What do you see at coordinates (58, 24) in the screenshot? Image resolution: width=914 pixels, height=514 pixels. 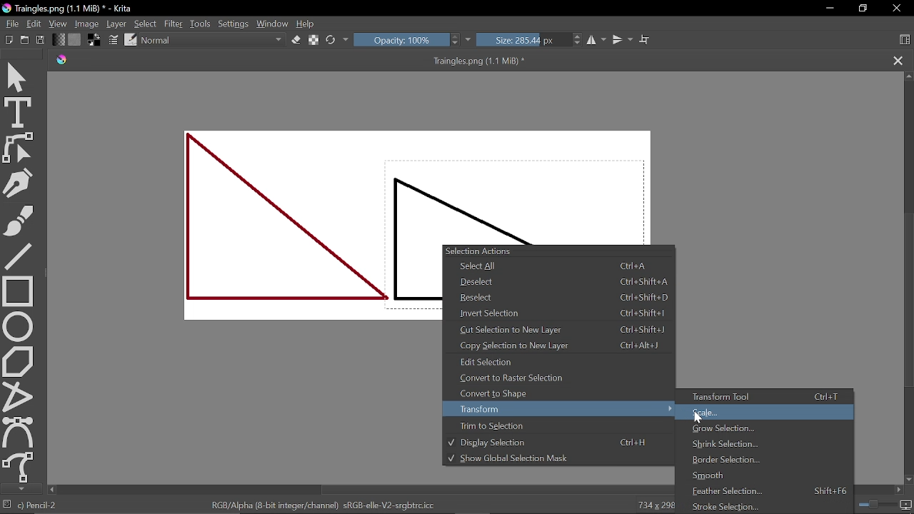 I see `View` at bounding box center [58, 24].